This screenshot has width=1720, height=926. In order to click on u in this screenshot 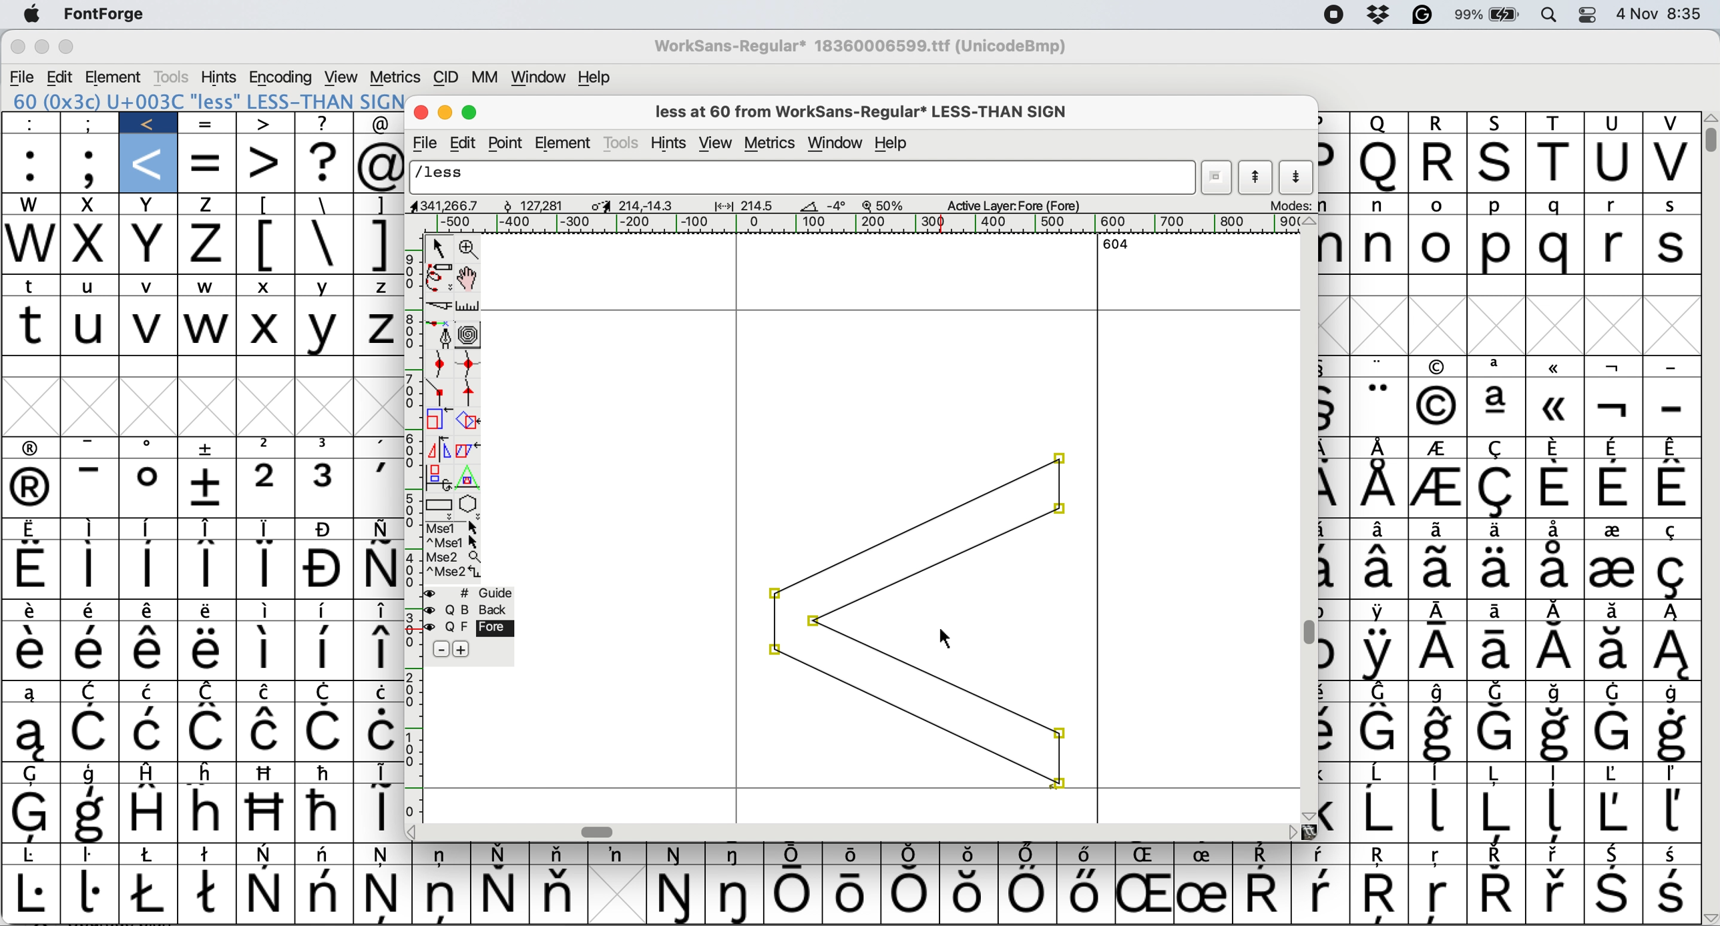, I will do `click(91, 327)`.